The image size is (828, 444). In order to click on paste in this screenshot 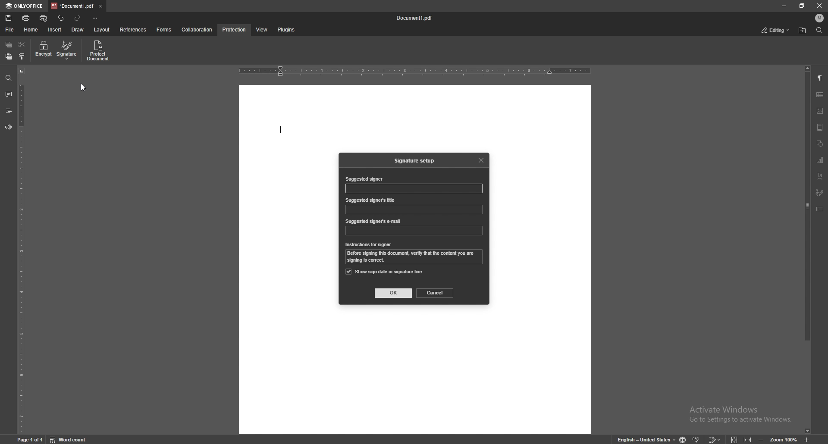, I will do `click(8, 57)`.